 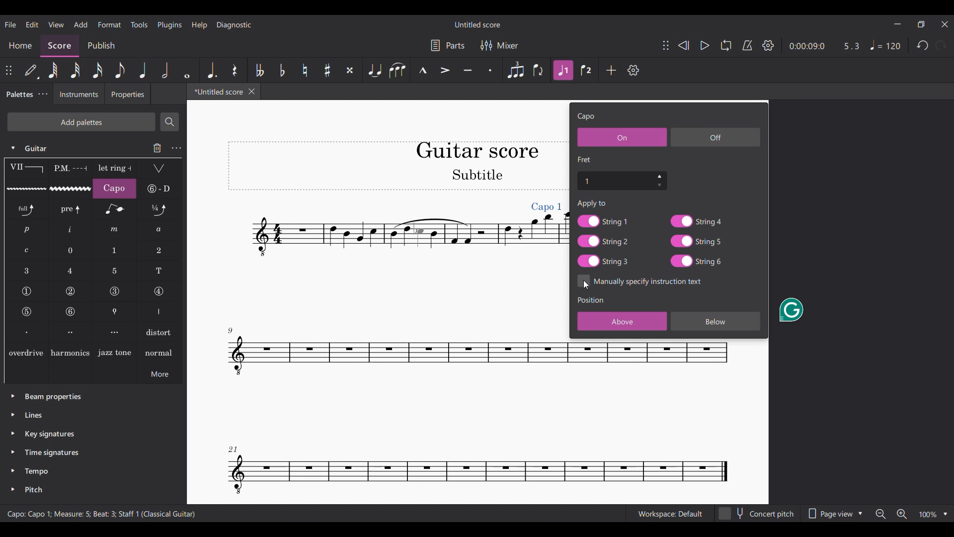 What do you see at coordinates (586, 117) in the screenshot?
I see `Setting title` at bounding box center [586, 117].